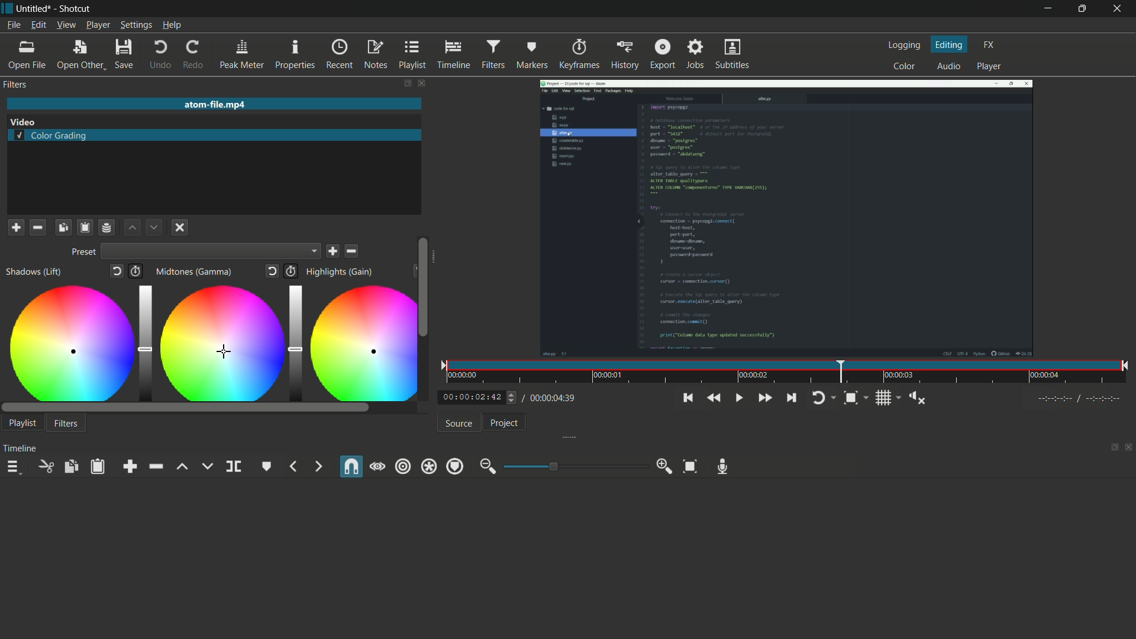  Describe the element at coordinates (172, 25) in the screenshot. I see `help menu` at that location.